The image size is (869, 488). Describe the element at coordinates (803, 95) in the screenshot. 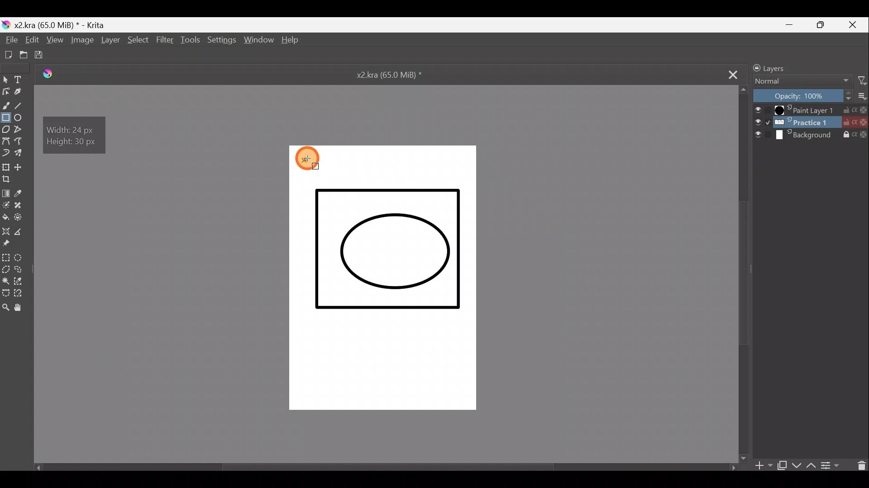

I see `Opacity: 100%` at that location.